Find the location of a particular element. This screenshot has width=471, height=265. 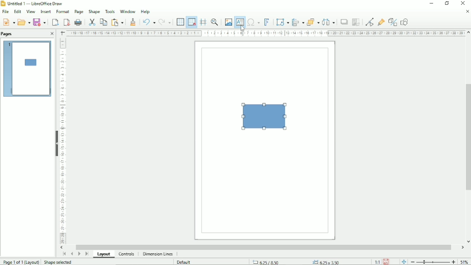

fit page to current window is located at coordinates (404, 262).